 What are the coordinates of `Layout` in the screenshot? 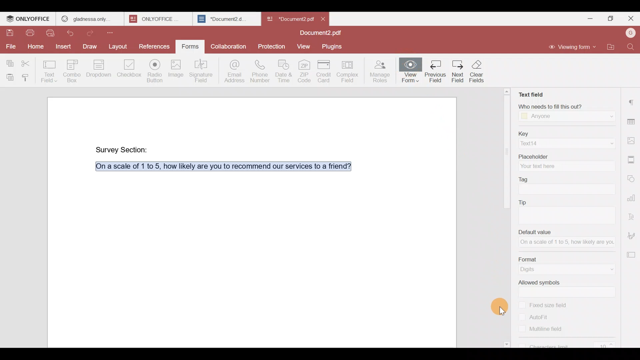 It's located at (118, 45).